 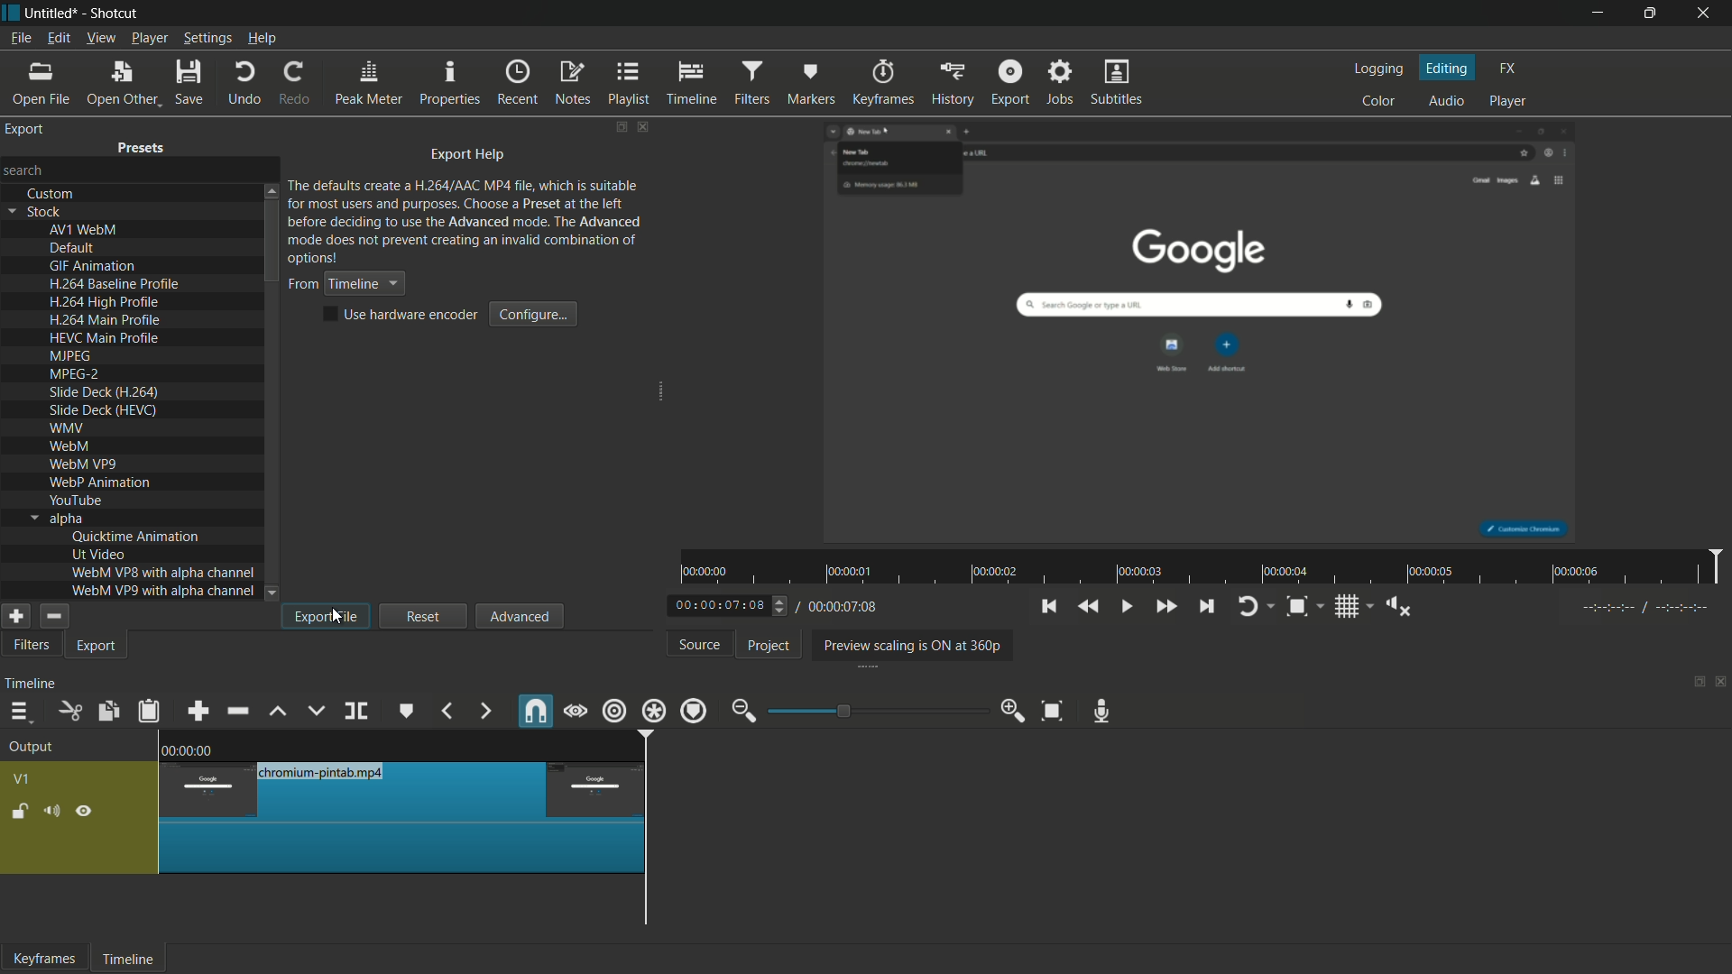 What do you see at coordinates (517, 82) in the screenshot?
I see `recent` at bounding box center [517, 82].